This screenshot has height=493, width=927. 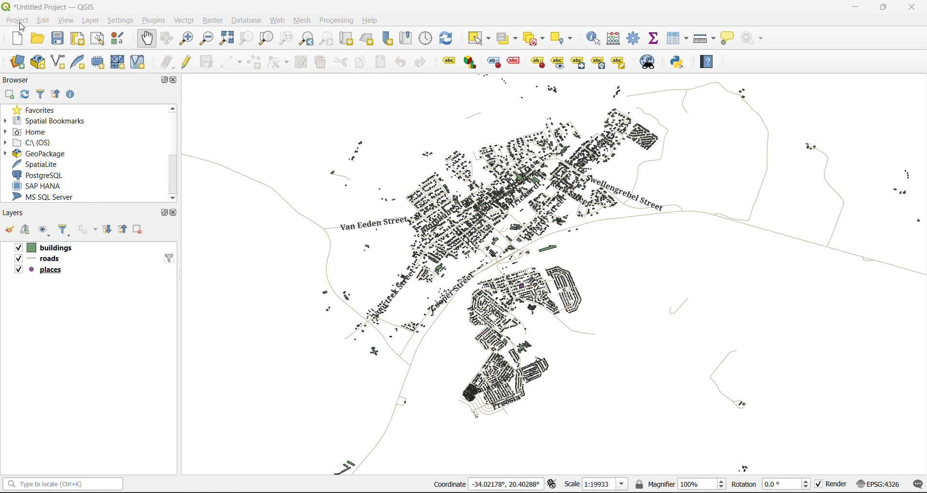 What do you see at coordinates (916, 484) in the screenshot?
I see `log messages` at bounding box center [916, 484].